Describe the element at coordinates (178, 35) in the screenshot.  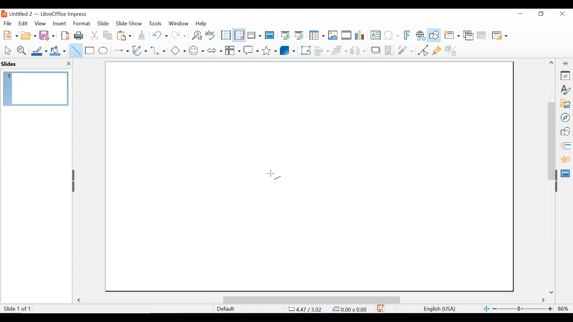
I see `Redo` at that location.